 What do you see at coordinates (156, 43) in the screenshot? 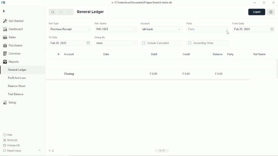
I see `Include cancelled` at bounding box center [156, 43].